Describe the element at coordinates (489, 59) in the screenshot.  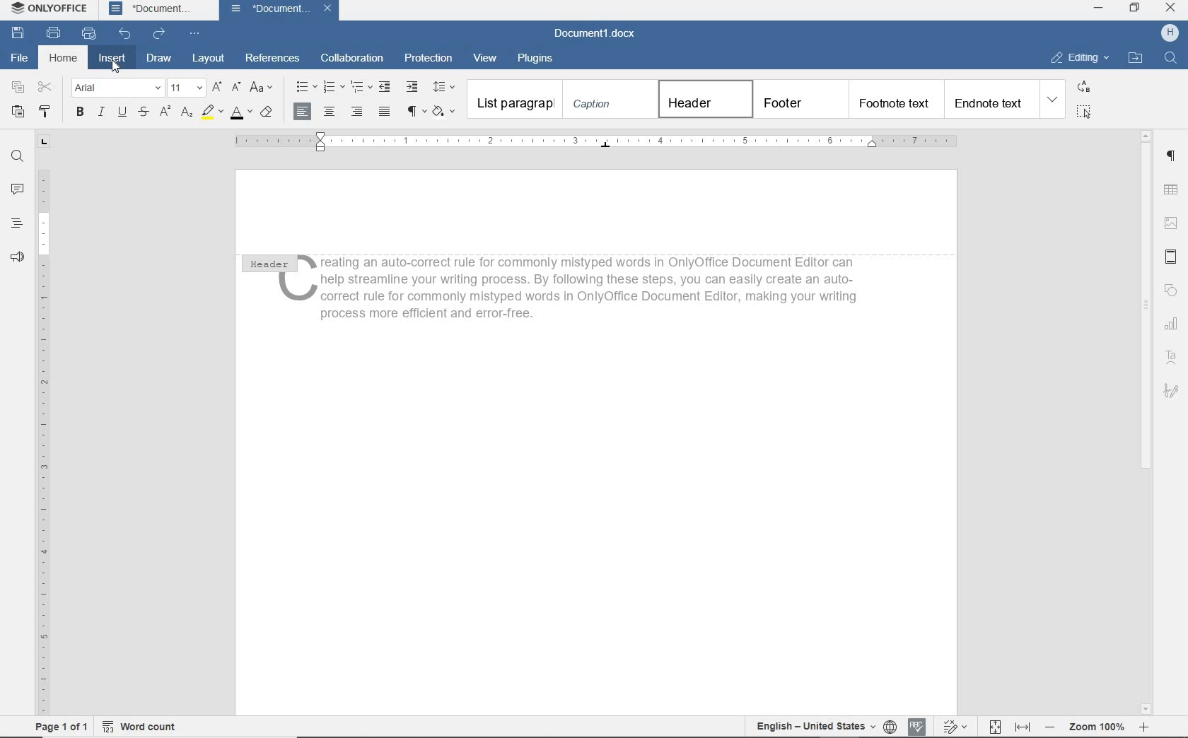
I see `VIEW` at that location.